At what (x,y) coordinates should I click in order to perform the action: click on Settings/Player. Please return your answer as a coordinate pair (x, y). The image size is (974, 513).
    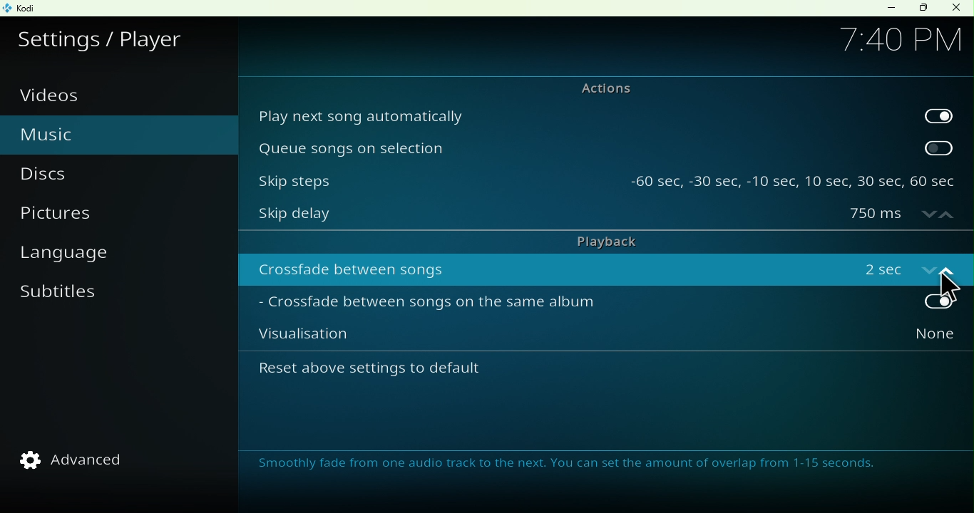
    Looking at the image, I should click on (105, 36).